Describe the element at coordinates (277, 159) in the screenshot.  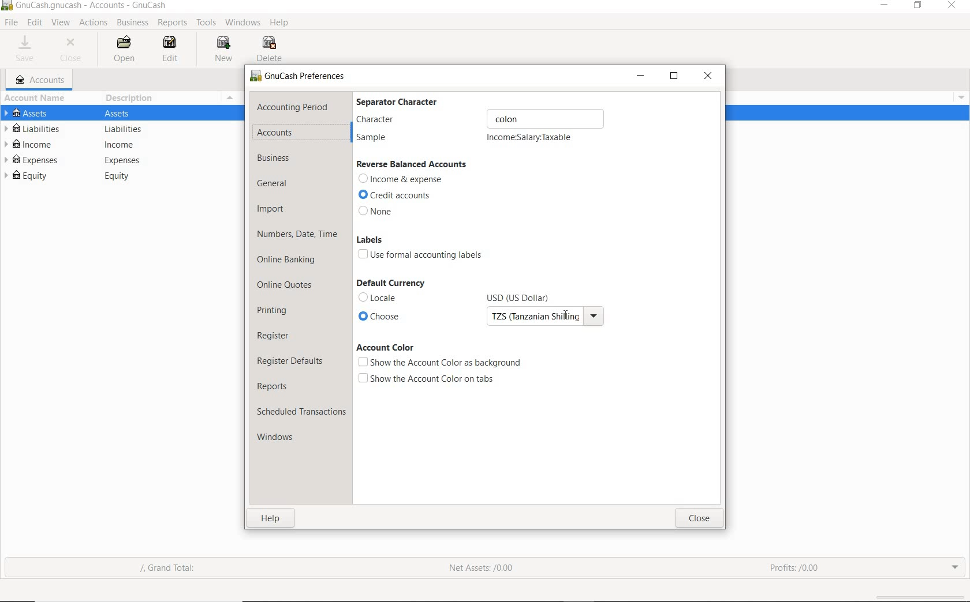
I see `business` at that location.